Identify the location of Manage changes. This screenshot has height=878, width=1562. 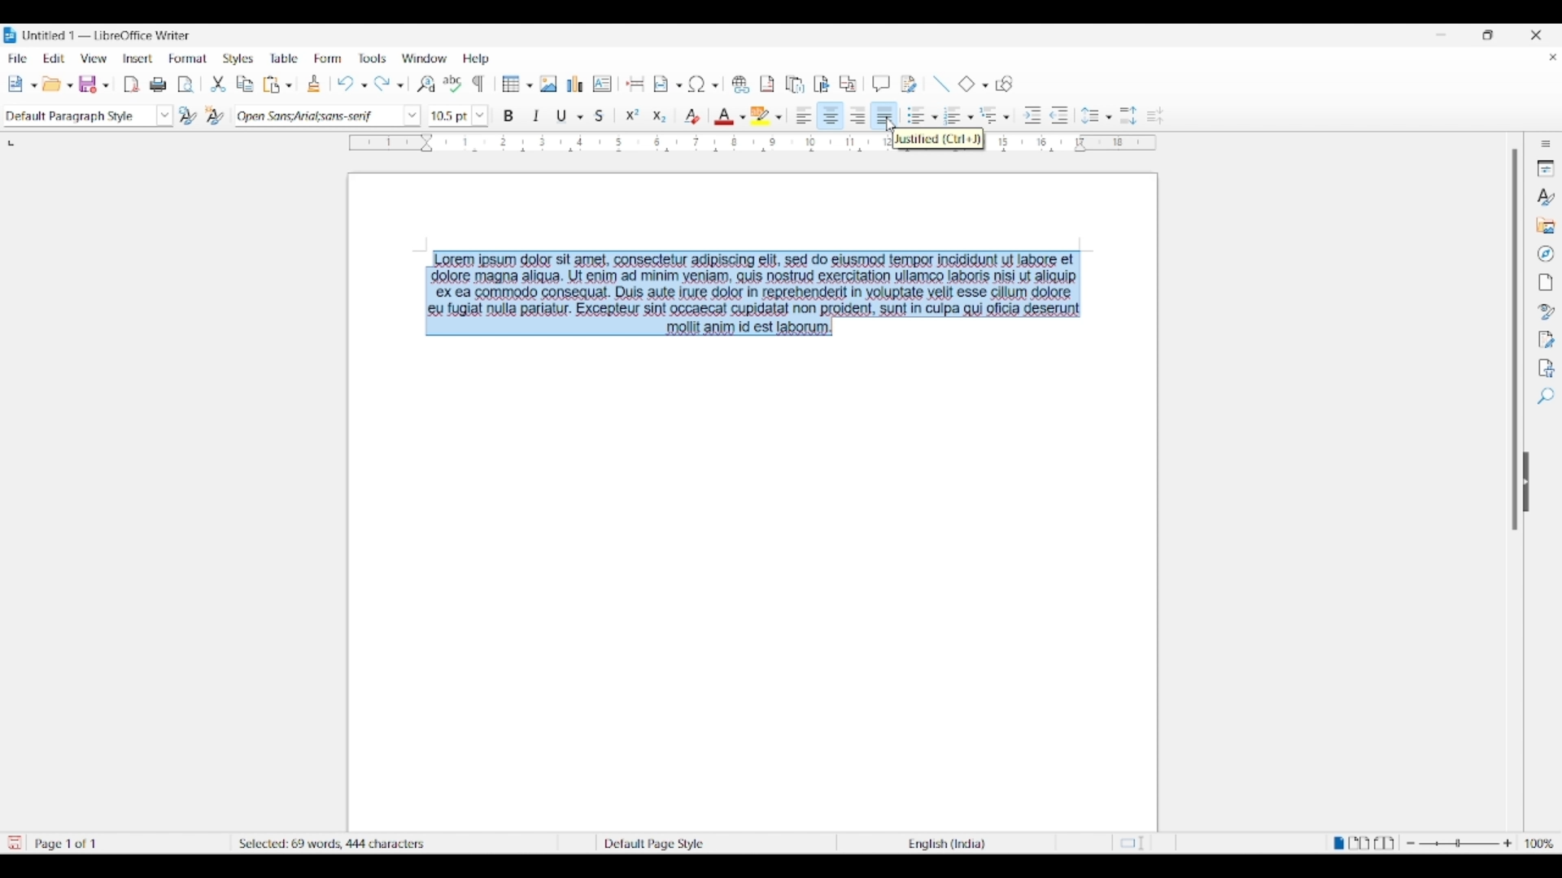
(1547, 340).